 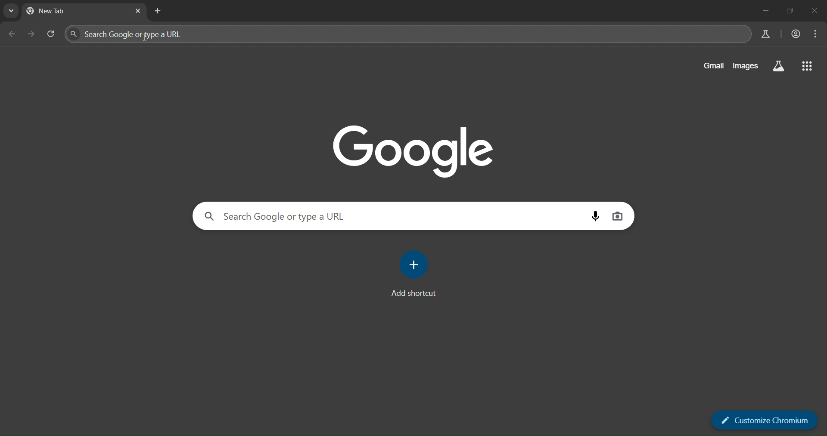 What do you see at coordinates (796, 33) in the screenshot?
I see `accounts` at bounding box center [796, 33].